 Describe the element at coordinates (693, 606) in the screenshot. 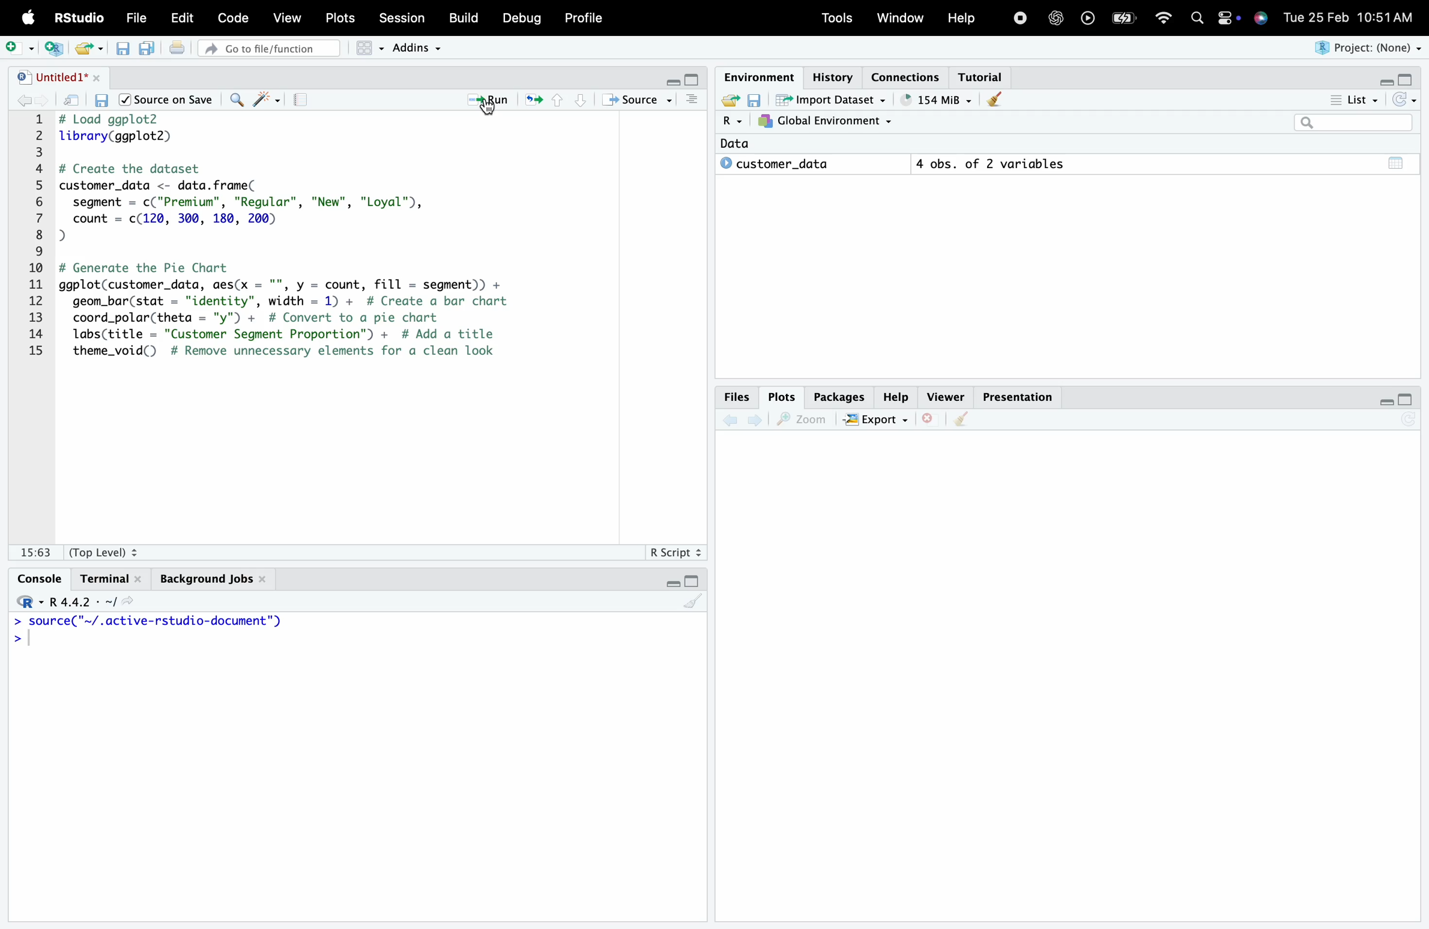

I see `clear` at that location.